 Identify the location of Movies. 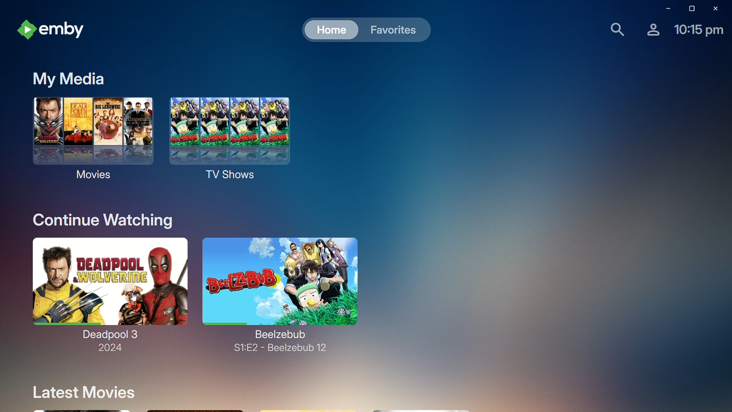
(87, 136).